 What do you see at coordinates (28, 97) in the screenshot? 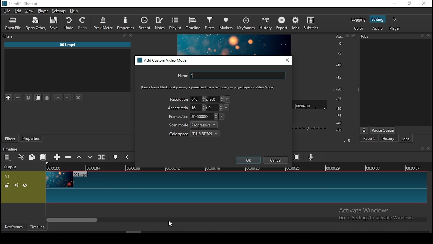
I see `copy` at bounding box center [28, 97].